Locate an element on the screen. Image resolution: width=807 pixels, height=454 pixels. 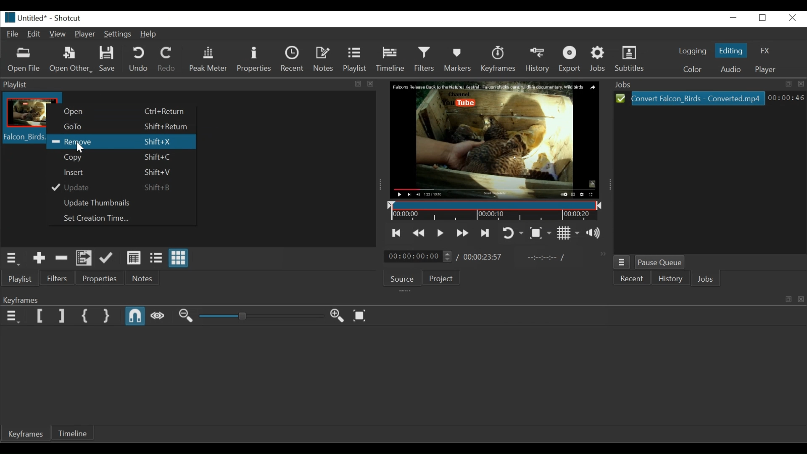
Timeline is located at coordinates (391, 60).